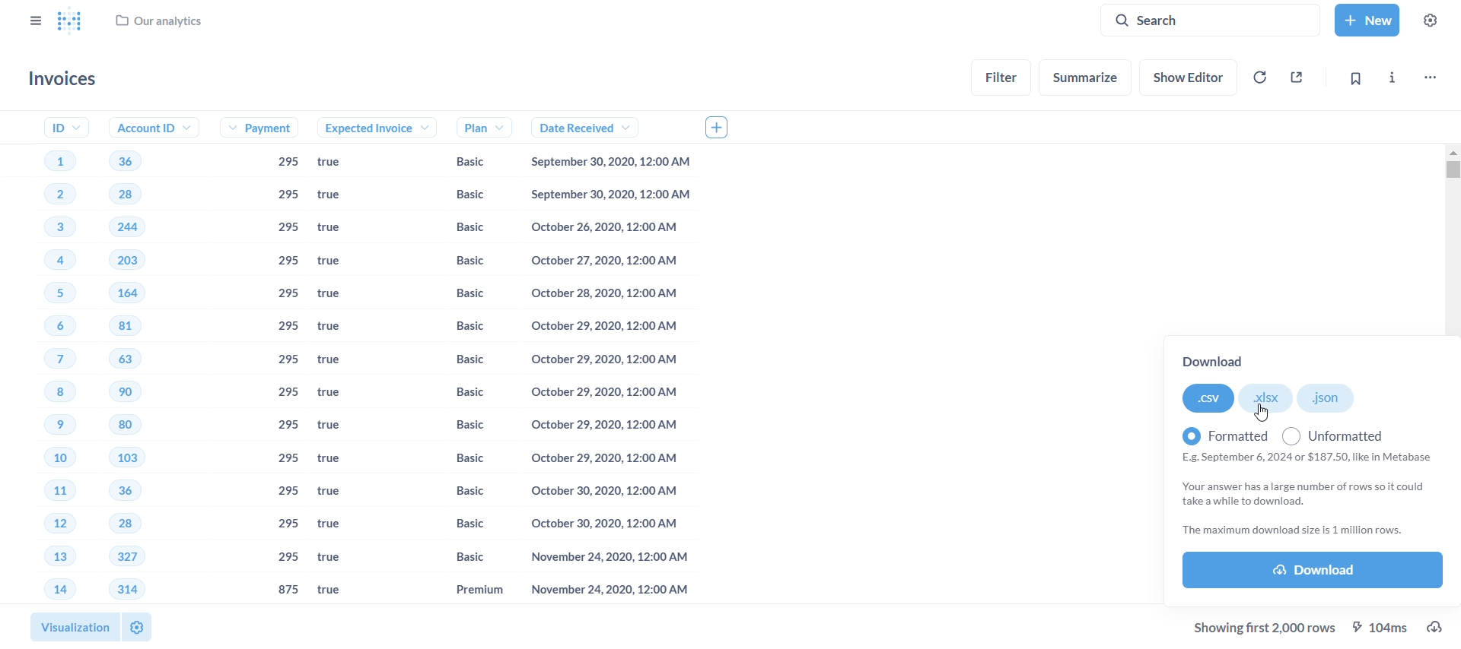 The width and height of the screenshot is (1461, 649). Describe the element at coordinates (615, 195) in the screenshot. I see `September 30,2020, 12:00 AM` at that location.